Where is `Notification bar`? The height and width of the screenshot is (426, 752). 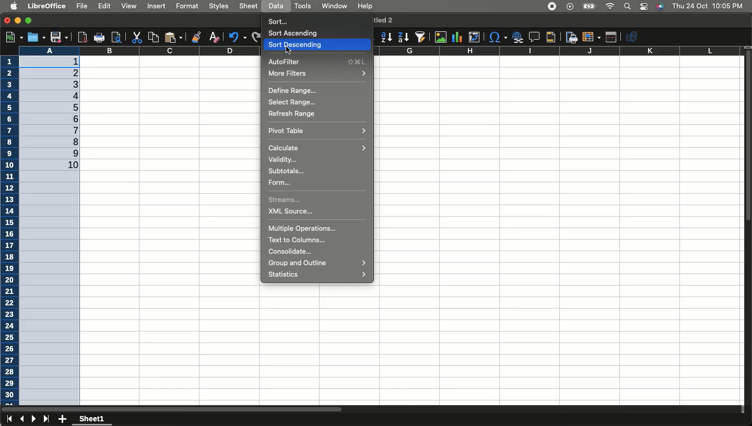 Notification bar is located at coordinates (643, 7).